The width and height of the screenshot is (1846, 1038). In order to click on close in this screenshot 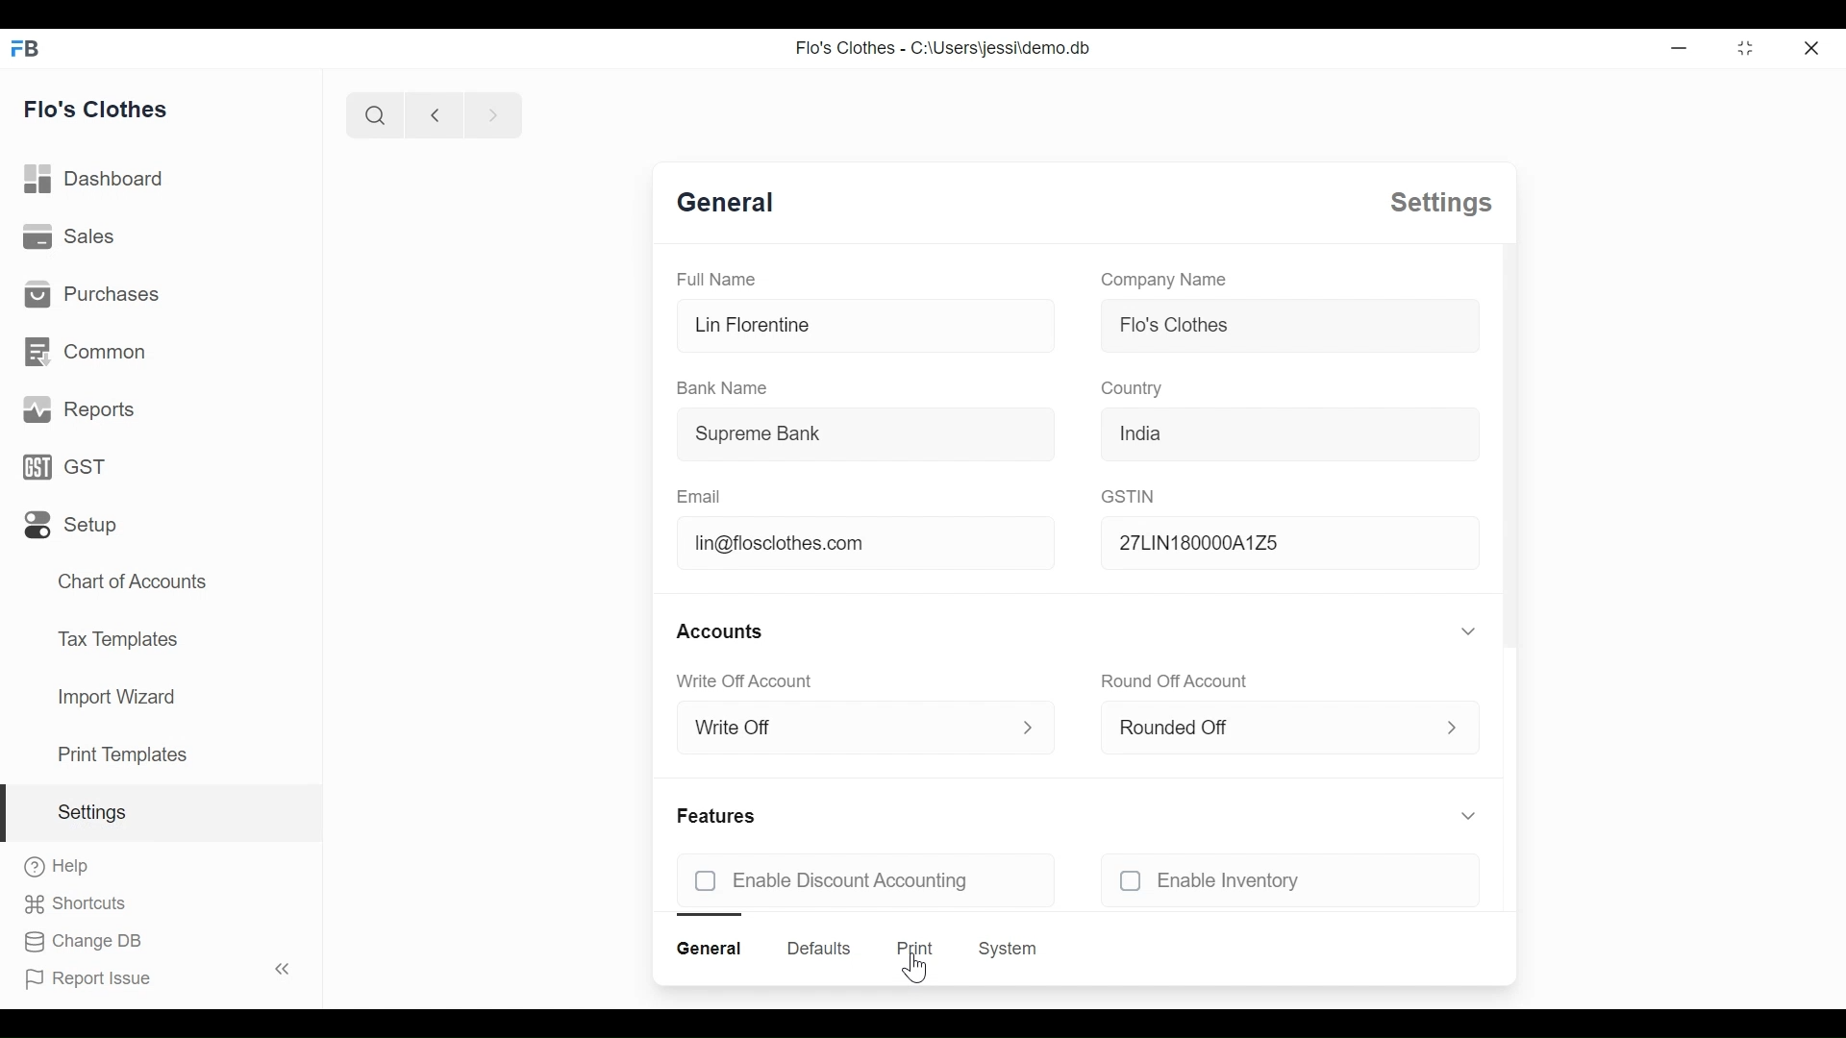, I will do `click(1810, 47)`.